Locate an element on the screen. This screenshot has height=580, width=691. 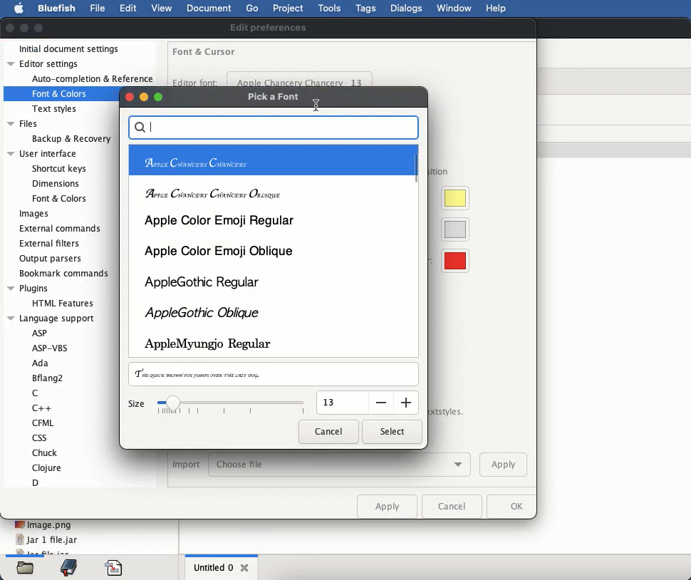
plugins  is located at coordinates (54, 296).